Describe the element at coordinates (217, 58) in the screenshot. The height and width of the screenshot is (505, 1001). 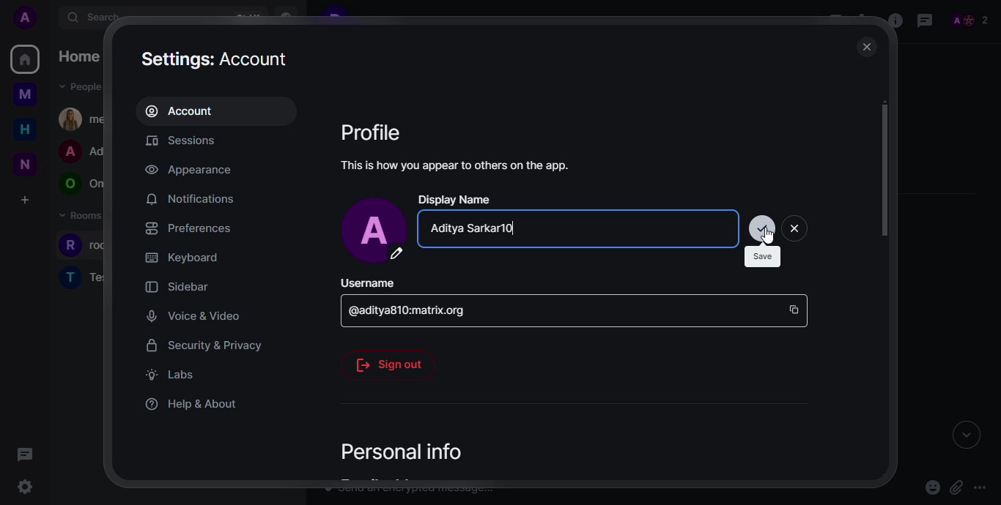
I see `settings` at that location.